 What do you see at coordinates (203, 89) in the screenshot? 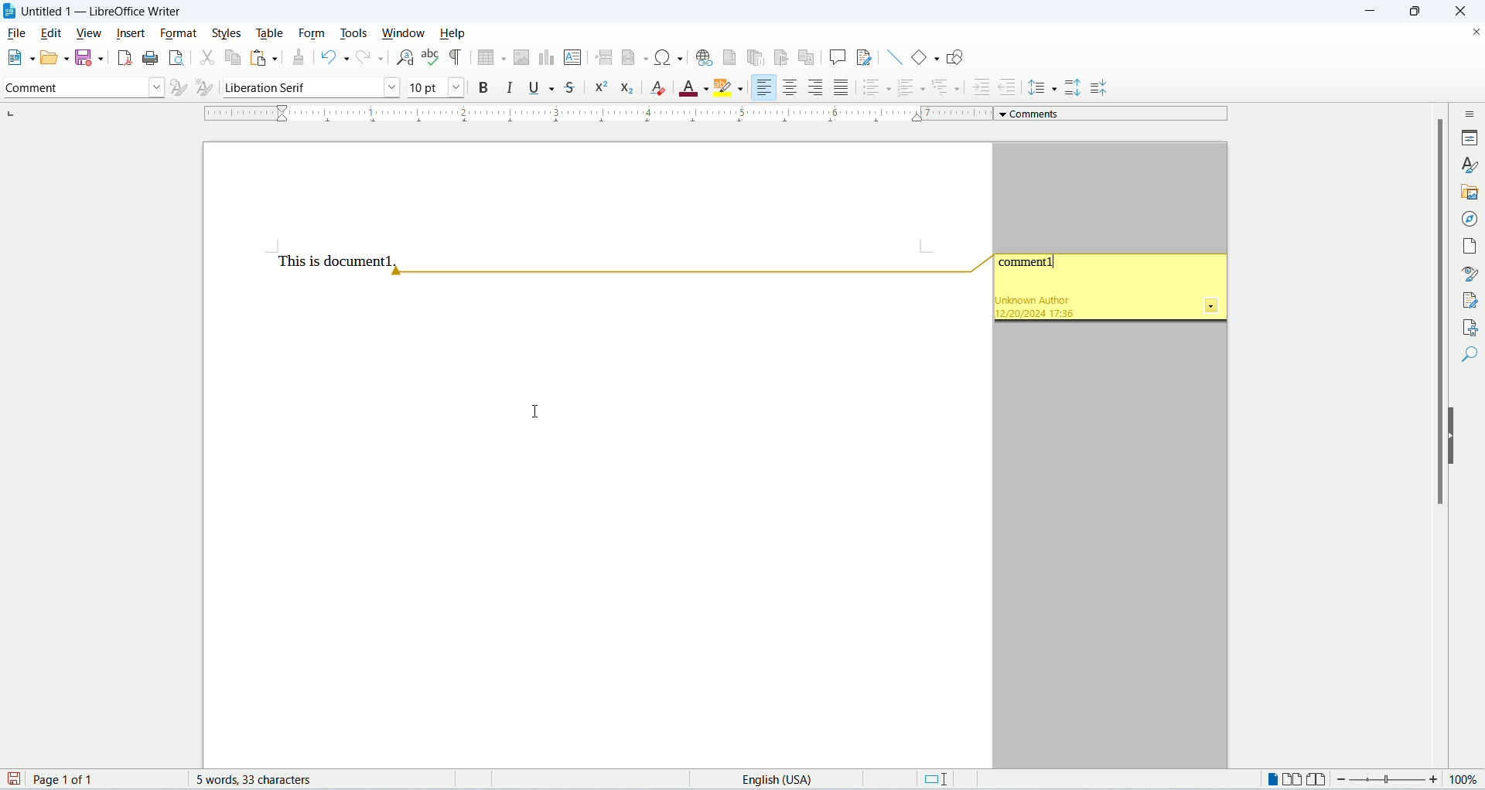
I see `select new style` at bounding box center [203, 89].